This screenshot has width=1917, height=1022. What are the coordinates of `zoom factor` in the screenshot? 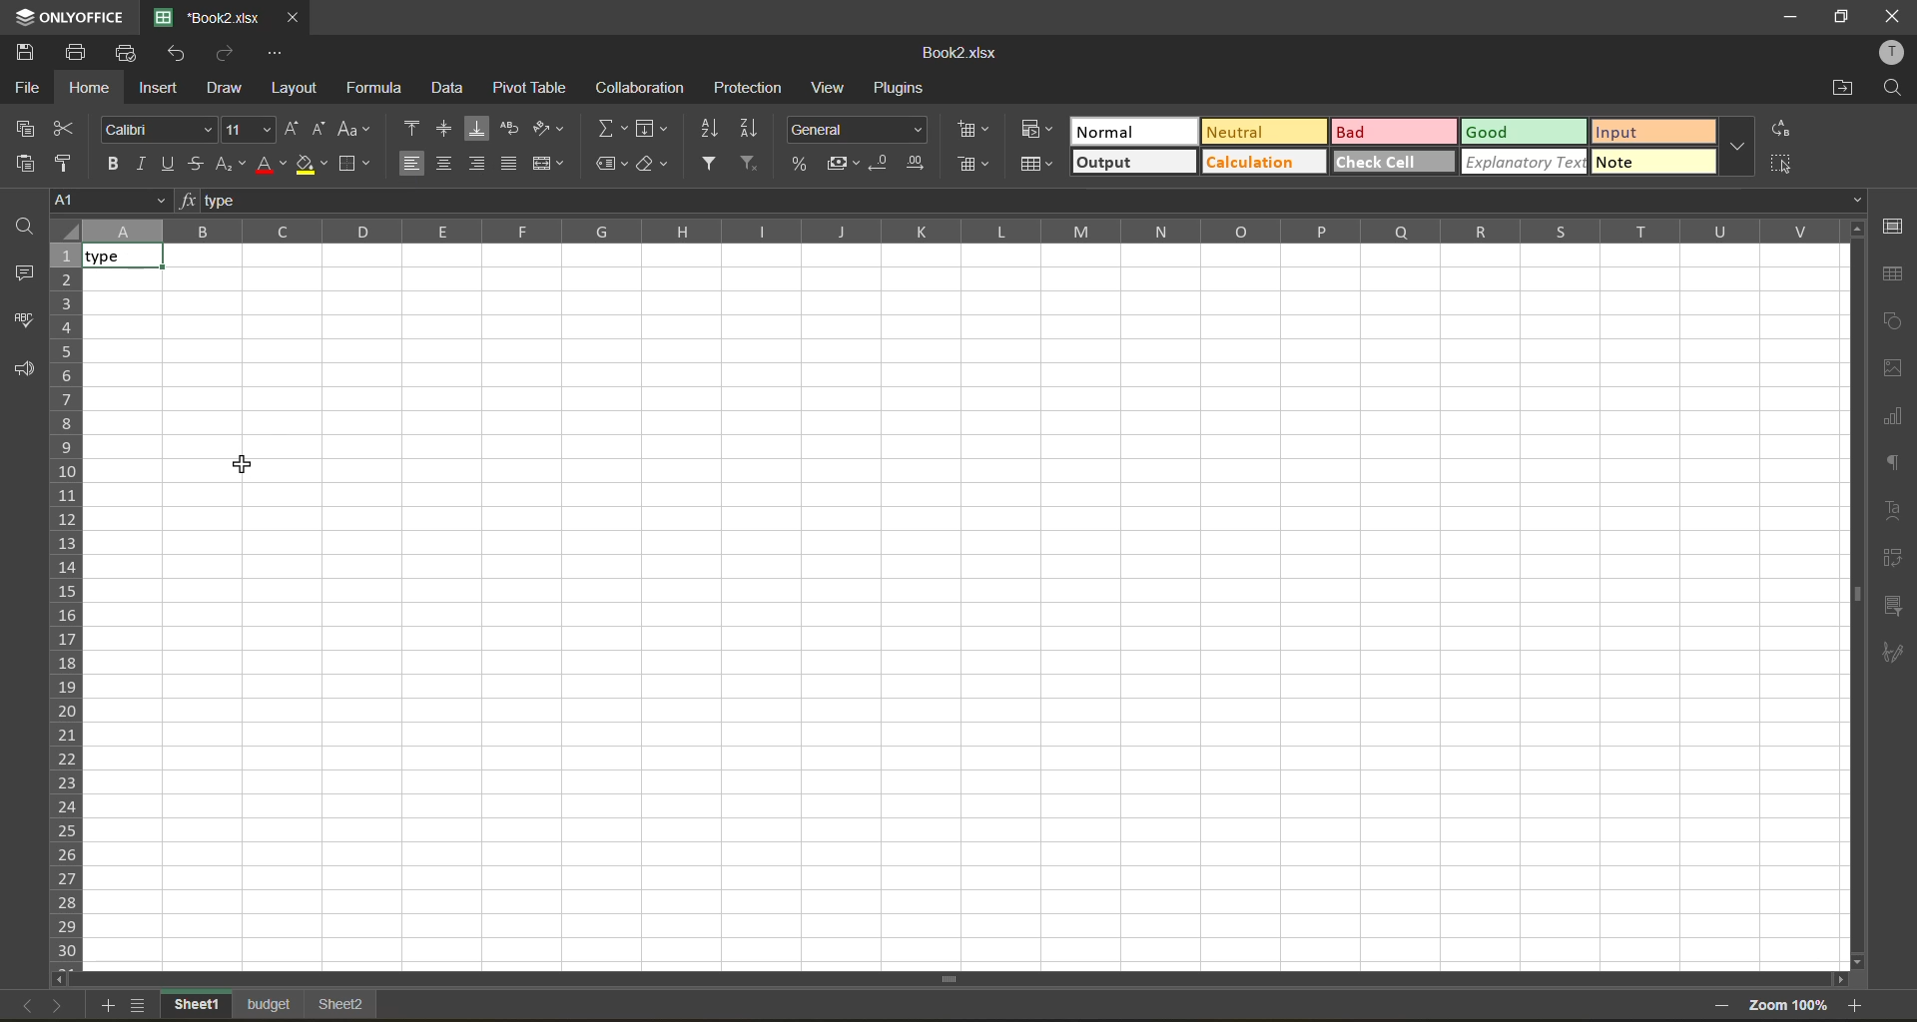 It's located at (1791, 1007).